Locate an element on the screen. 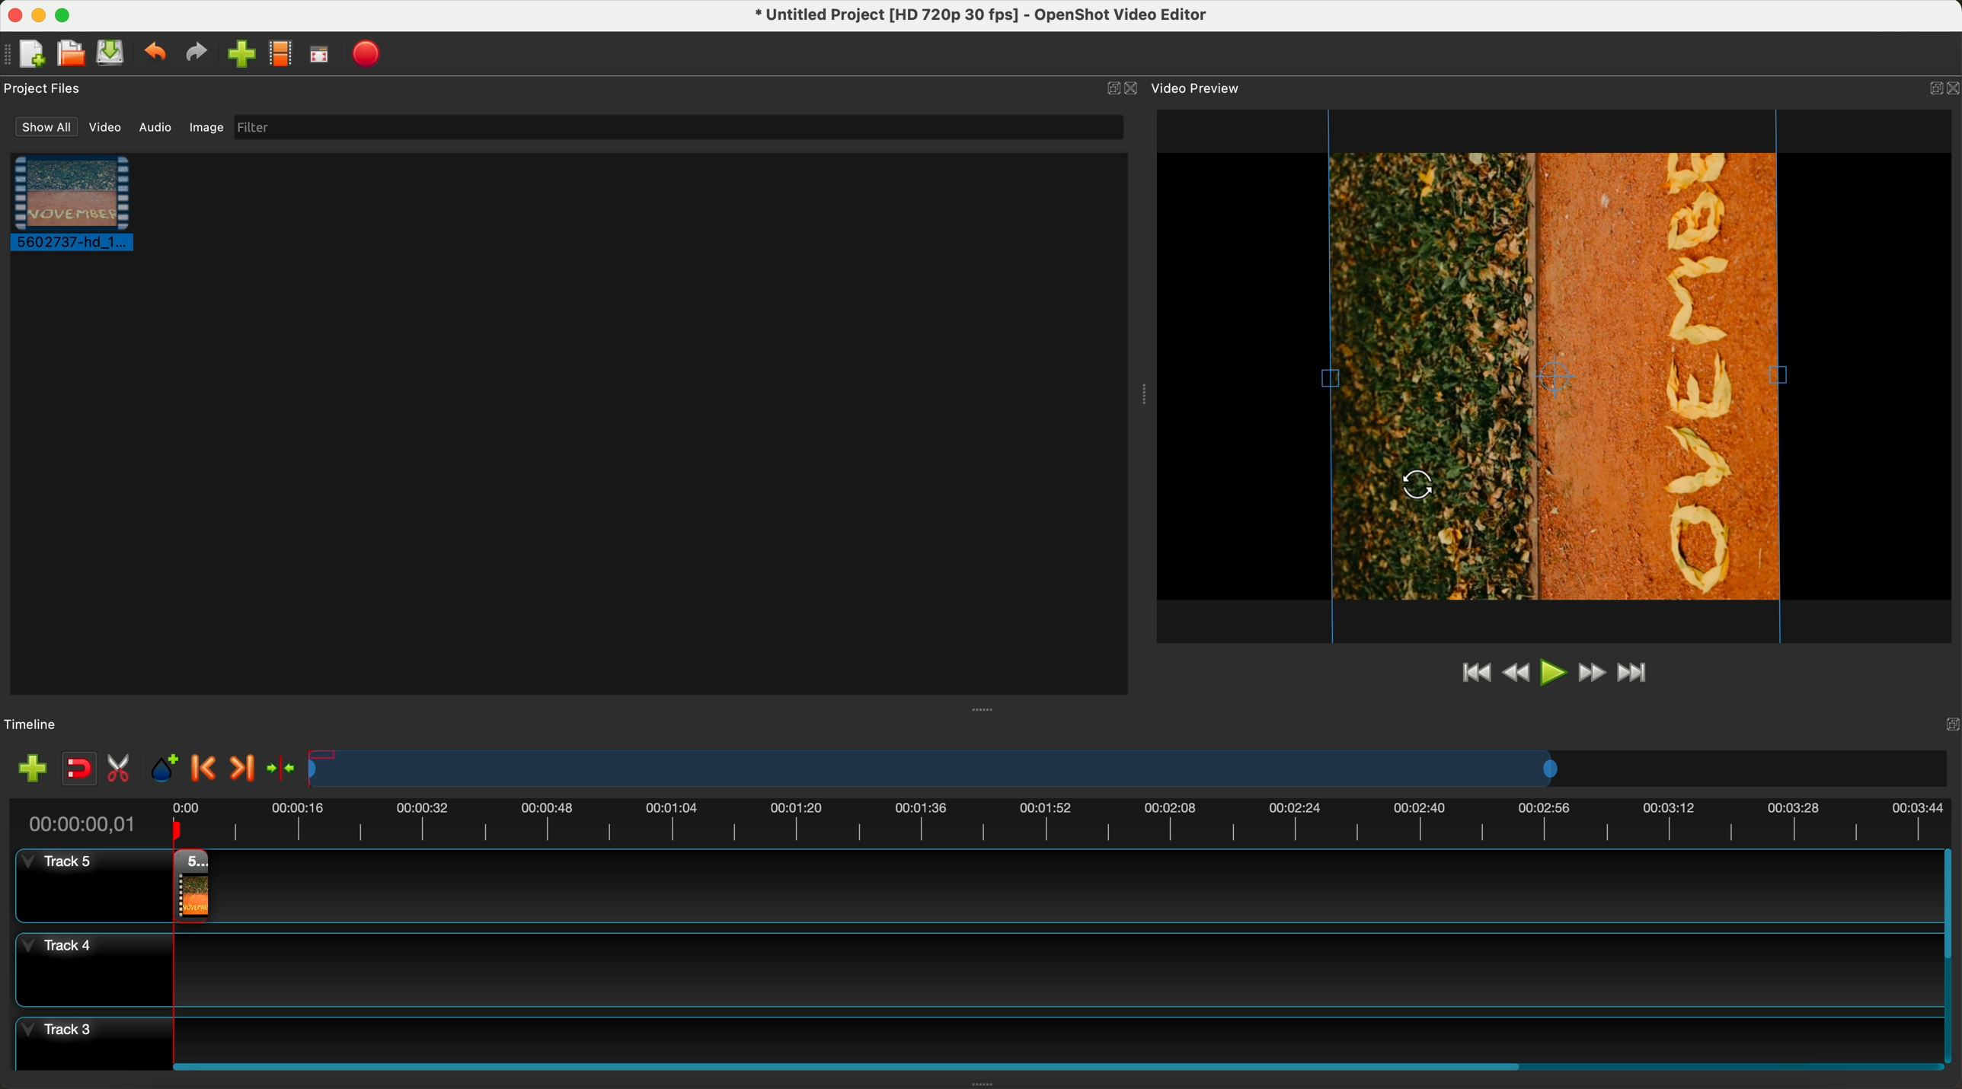  add track is located at coordinates (33, 769).